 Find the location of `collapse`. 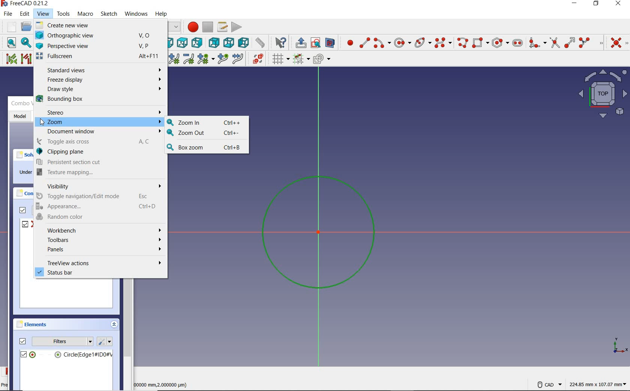

collapse is located at coordinates (115, 325).